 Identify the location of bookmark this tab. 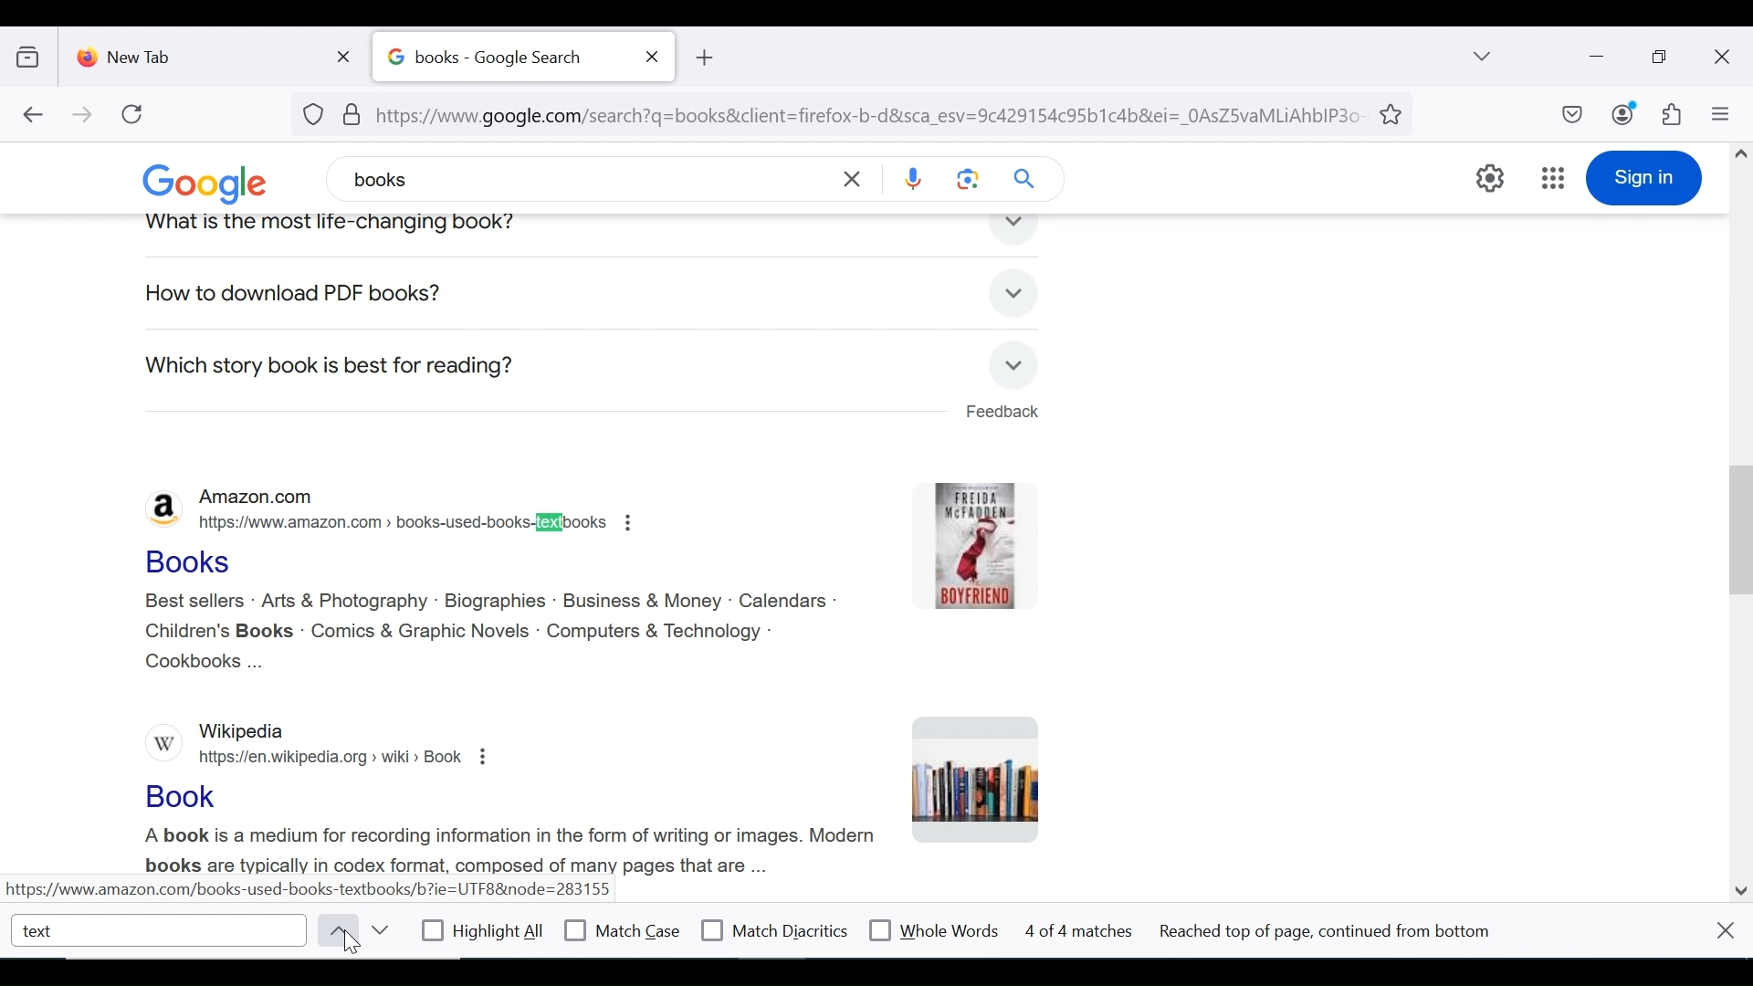
(1394, 112).